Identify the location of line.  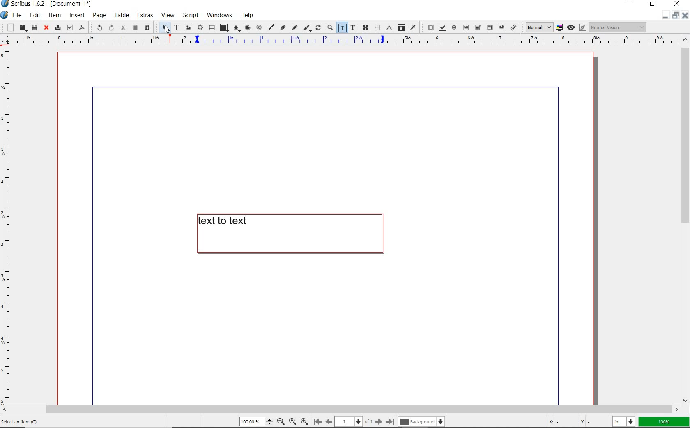
(271, 27).